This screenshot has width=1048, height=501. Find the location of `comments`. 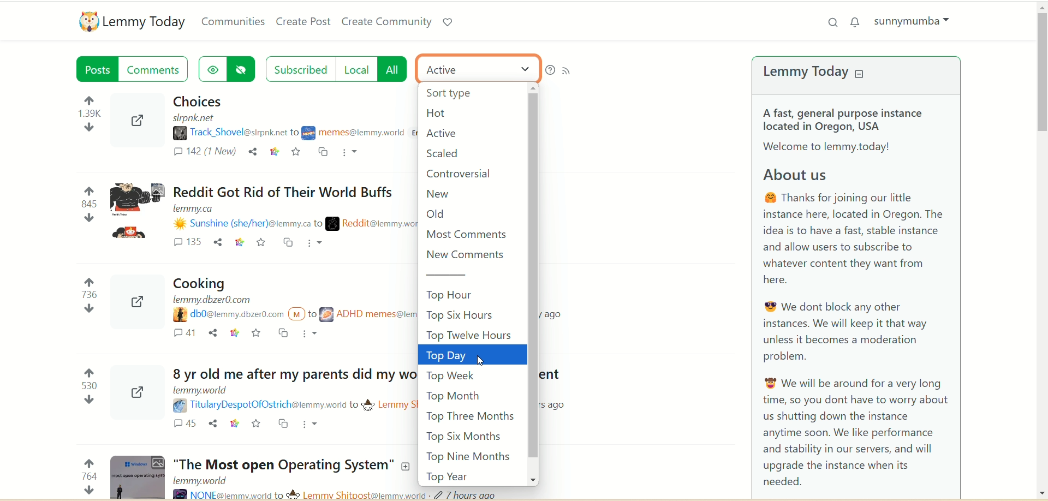

comments is located at coordinates (157, 69).